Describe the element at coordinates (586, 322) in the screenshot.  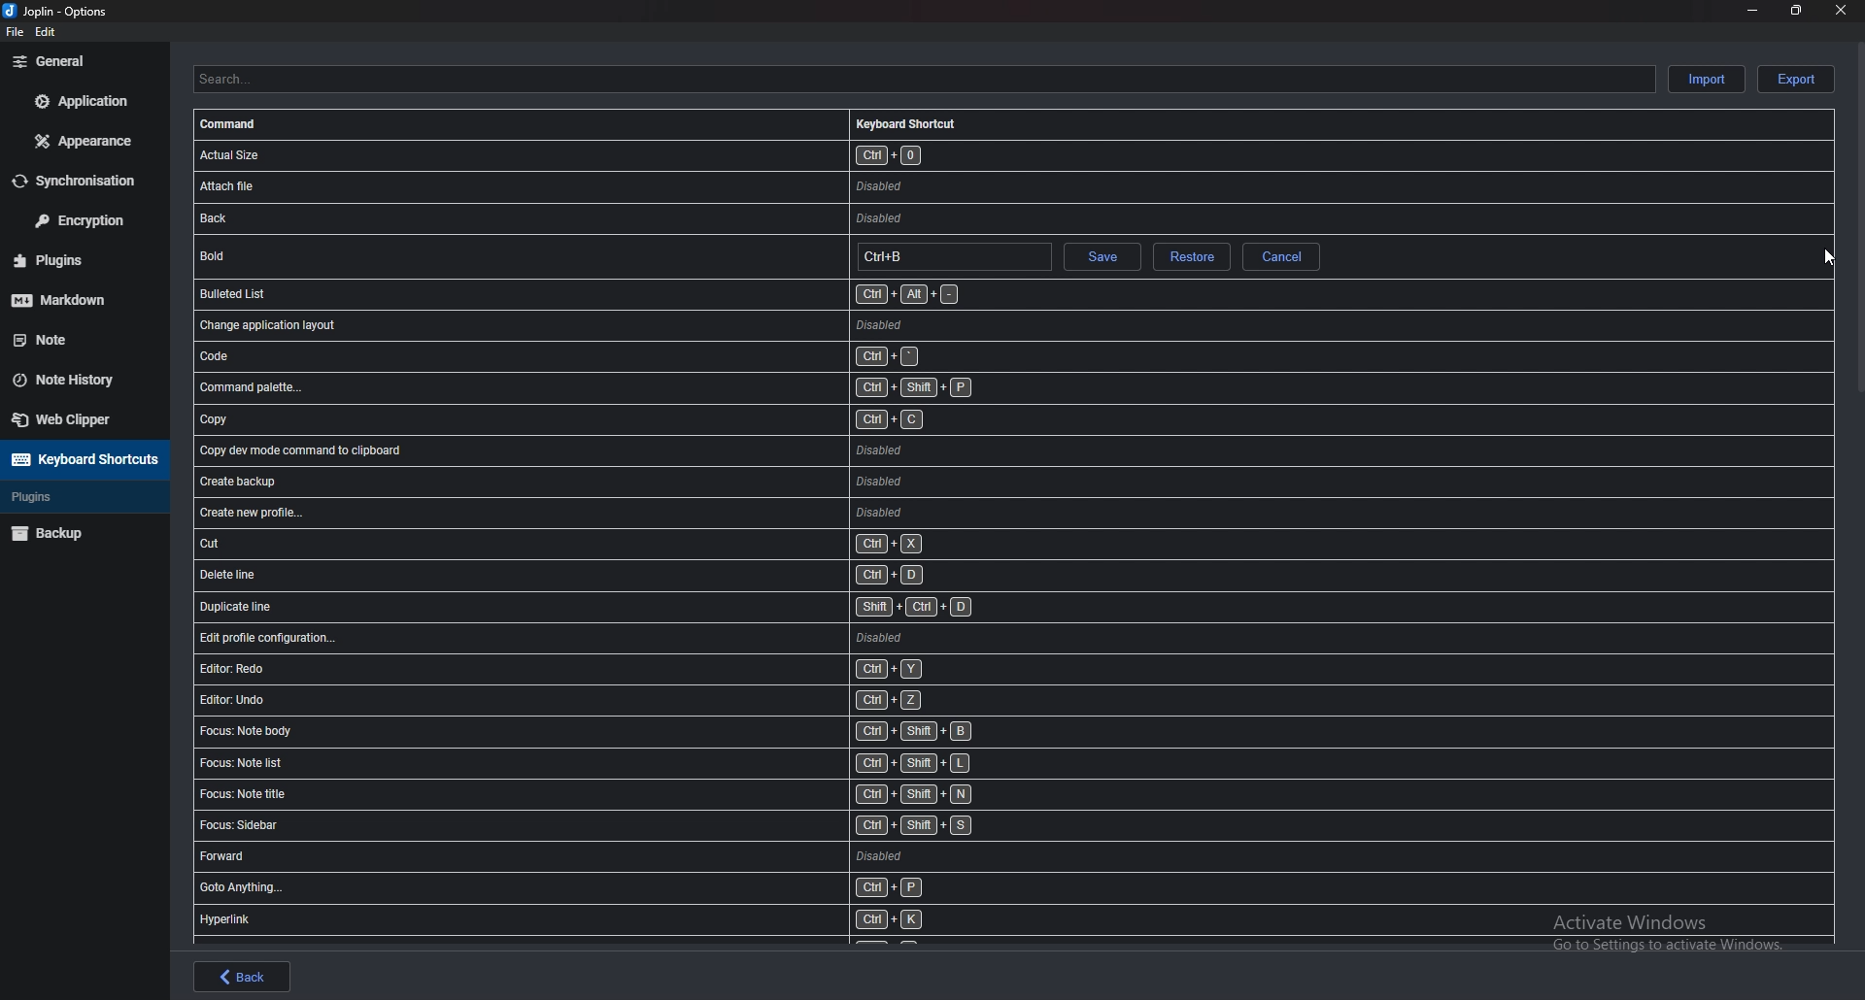
I see `shortcut` at that location.